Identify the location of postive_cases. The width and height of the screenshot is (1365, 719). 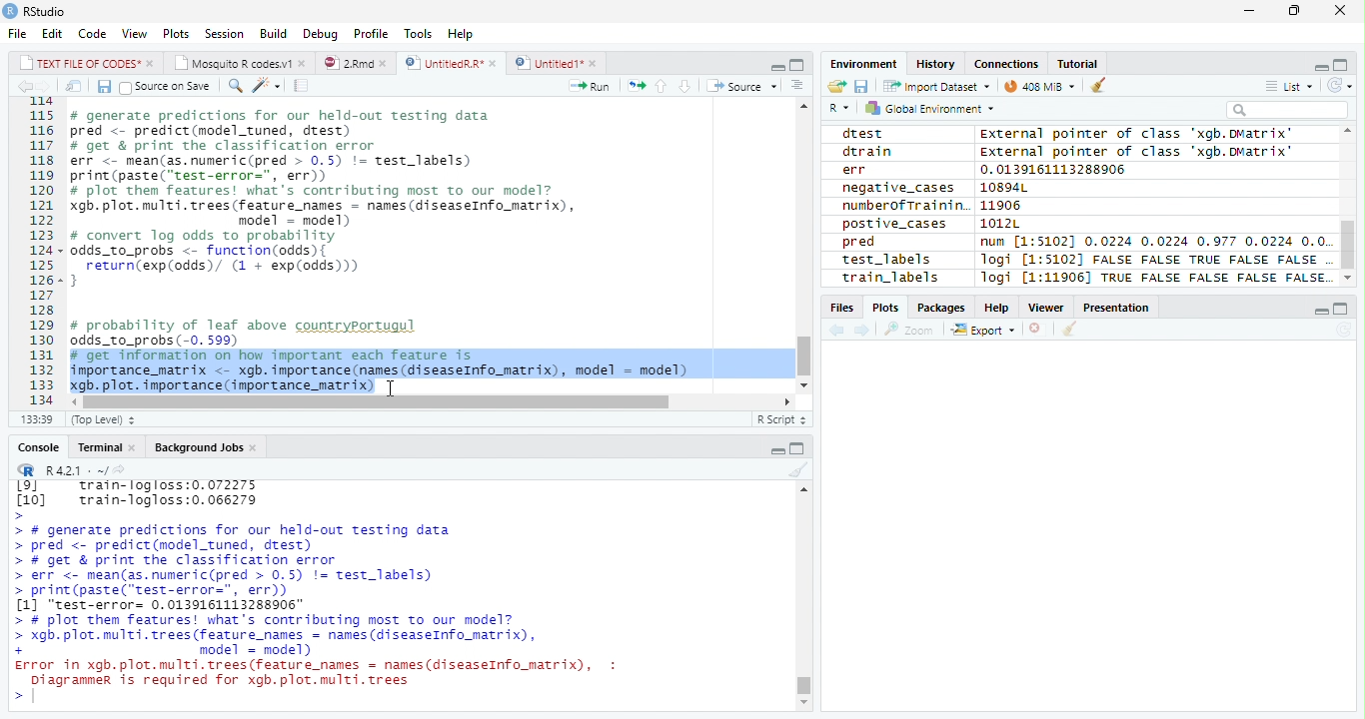
(893, 224).